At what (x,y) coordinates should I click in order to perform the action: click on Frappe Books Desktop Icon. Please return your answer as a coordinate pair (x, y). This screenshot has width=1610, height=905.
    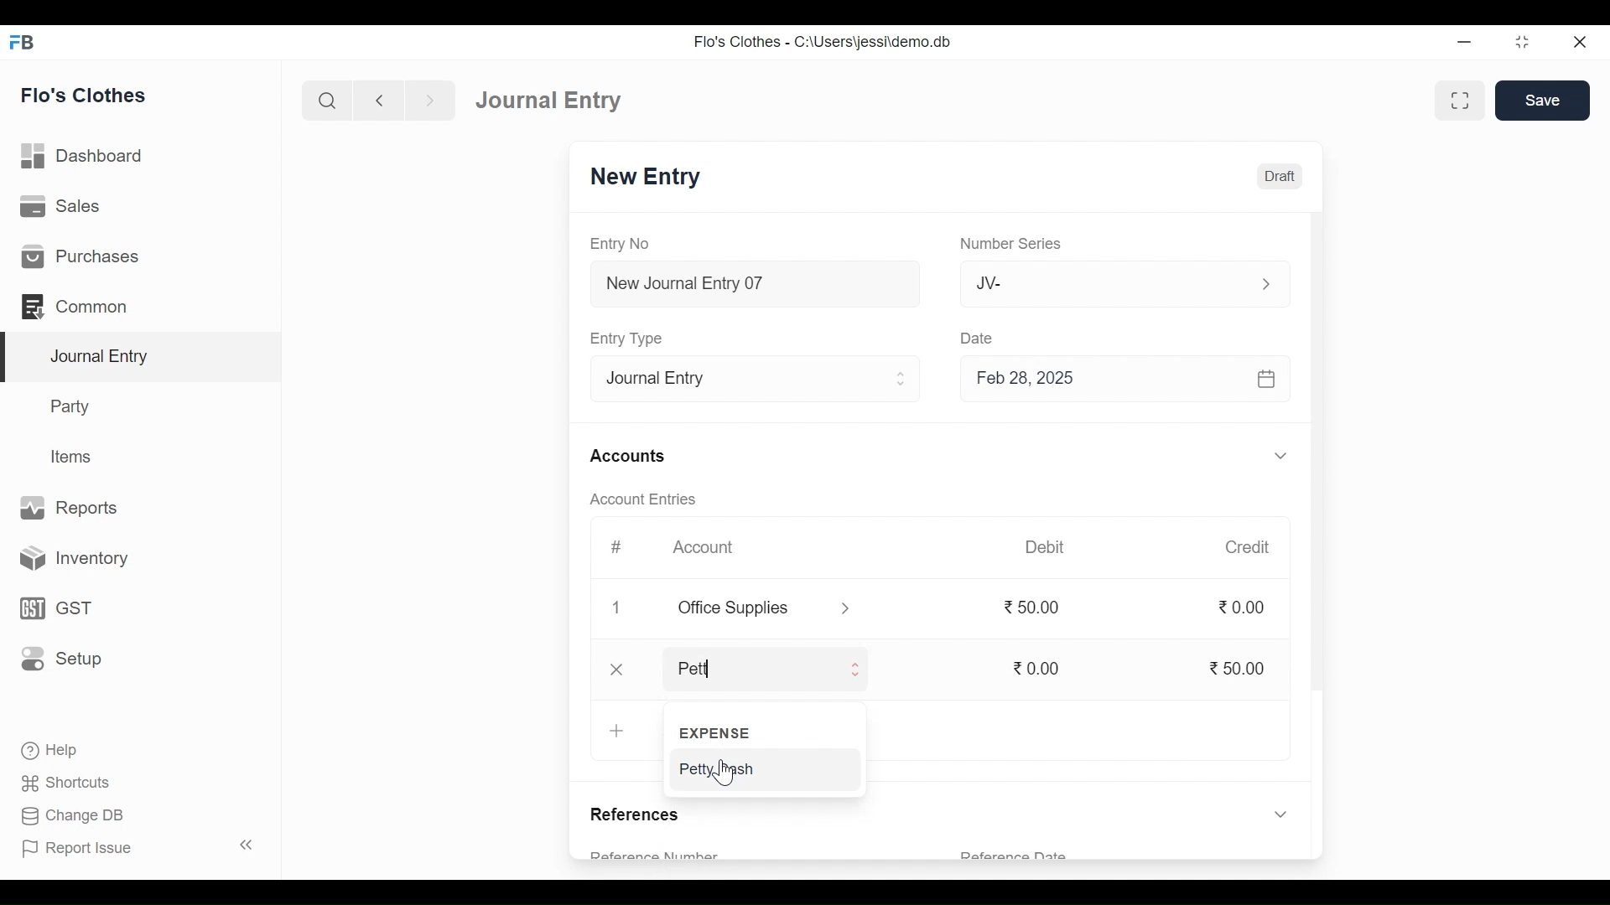
    Looking at the image, I should click on (23, 43).